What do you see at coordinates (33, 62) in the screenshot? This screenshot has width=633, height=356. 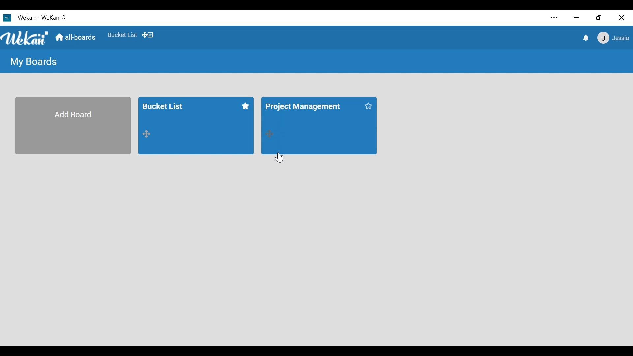 I see `My Board` at bounding box center [33, 62].